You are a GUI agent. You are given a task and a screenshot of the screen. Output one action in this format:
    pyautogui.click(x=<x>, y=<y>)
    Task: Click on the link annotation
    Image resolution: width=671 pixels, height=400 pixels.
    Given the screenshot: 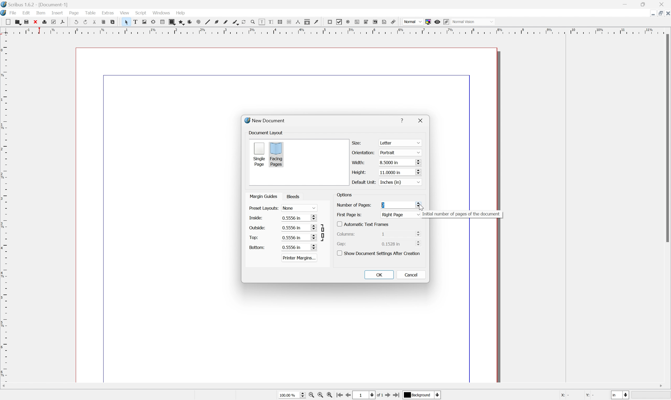 What is the action you would take?
    pyautogui.click(x=394, y=22)
    